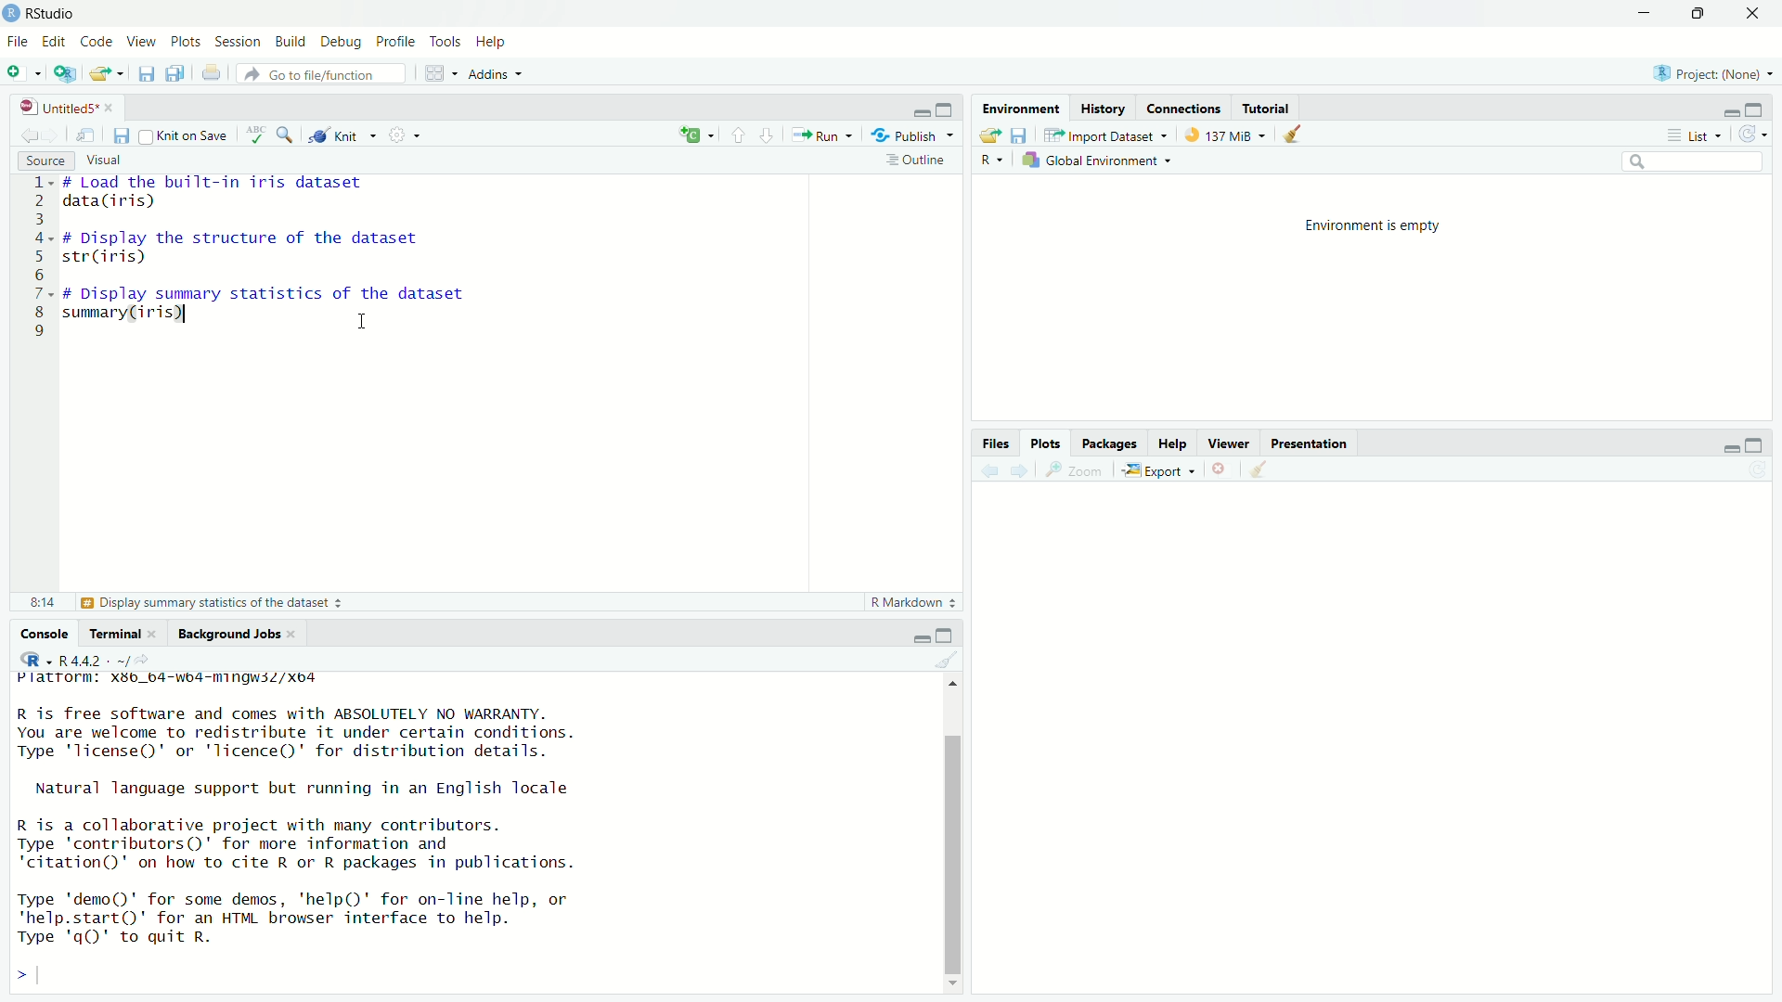 The image size is (1782, 1002). What do you see at coordinates (1727, 110) in the screenshot?
I see `Hide` at bounding box center [1727, 110].